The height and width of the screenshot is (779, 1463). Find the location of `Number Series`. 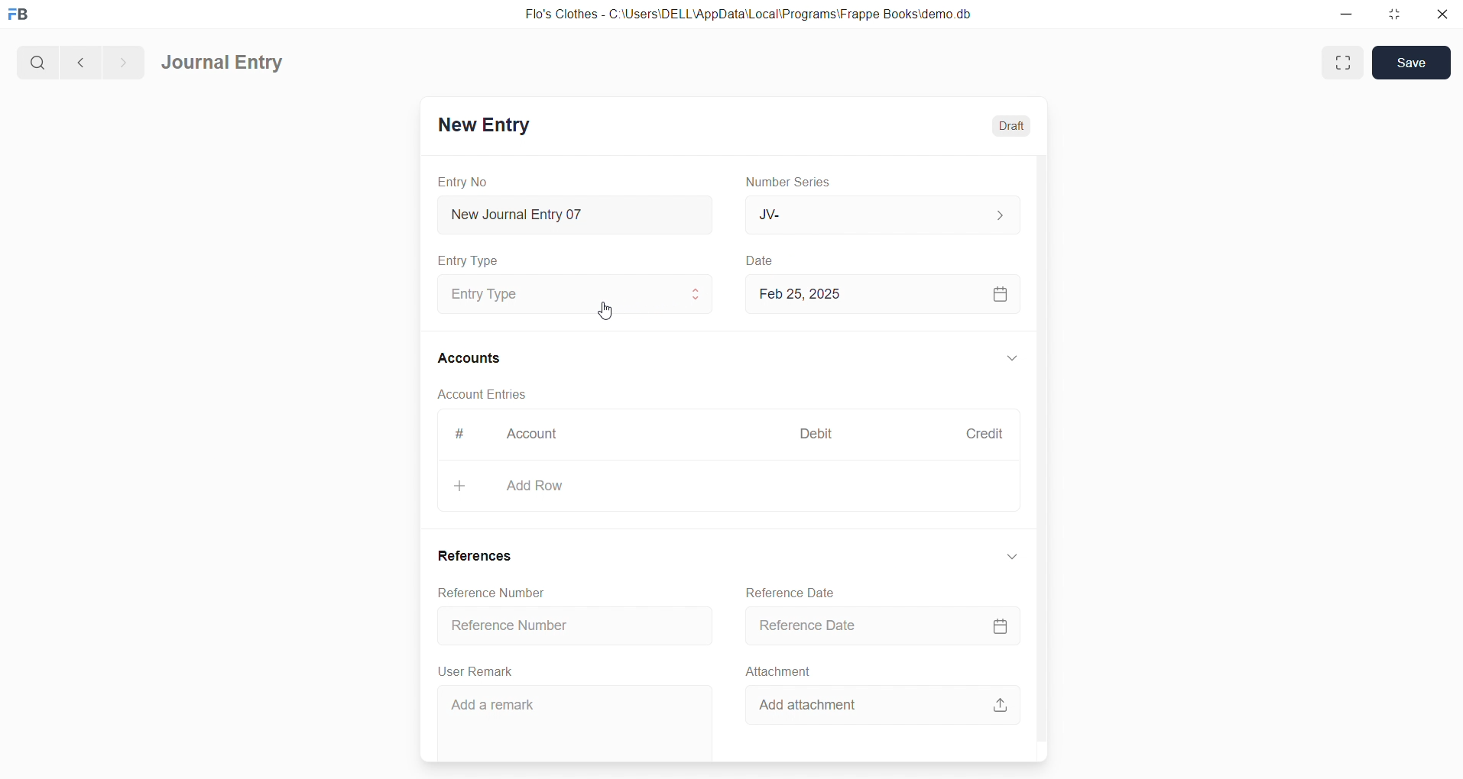

Number Series is located at coordinates (793, 183).